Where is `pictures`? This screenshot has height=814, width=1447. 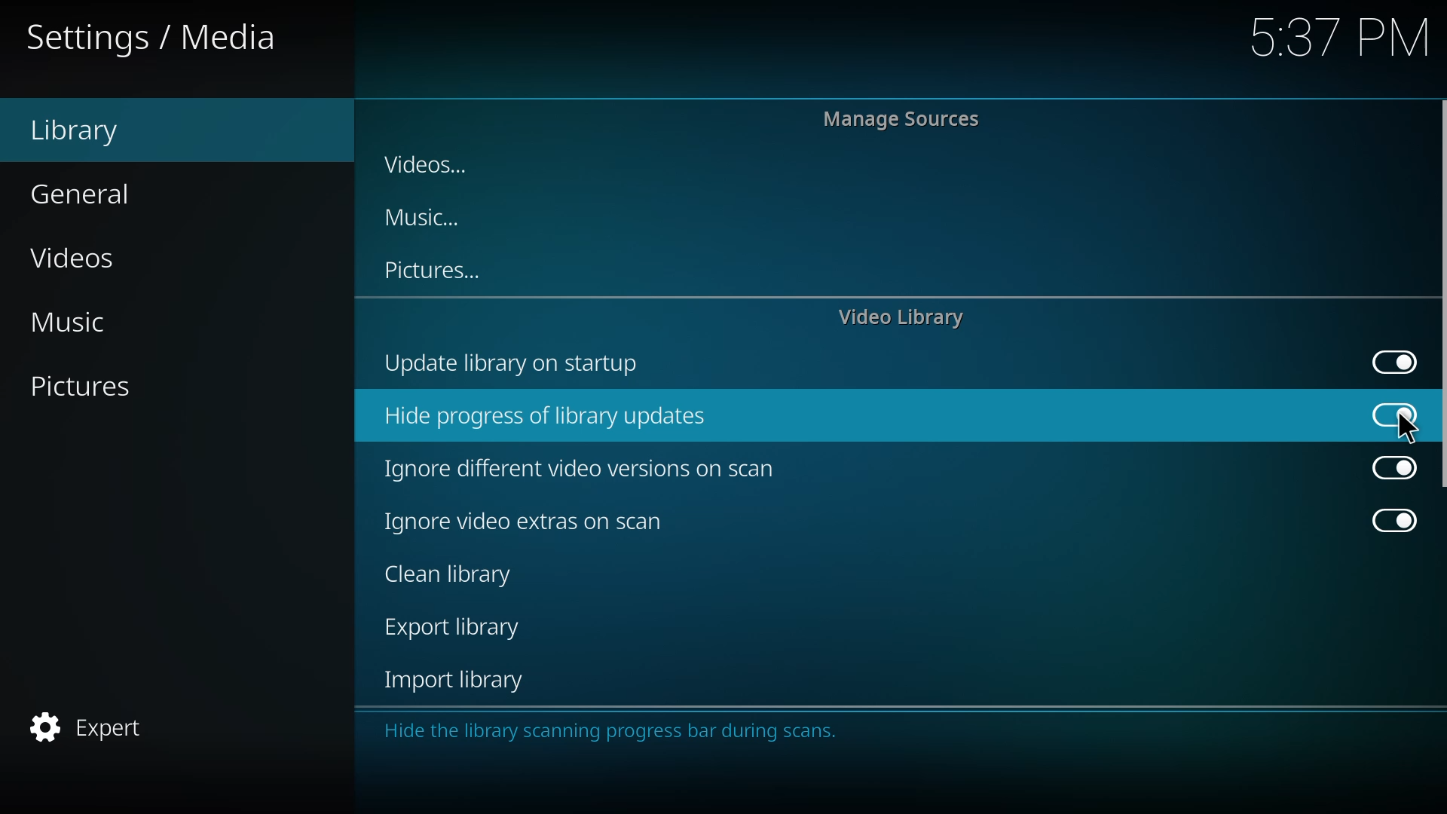
pictures is located at coordinates (439, 270).